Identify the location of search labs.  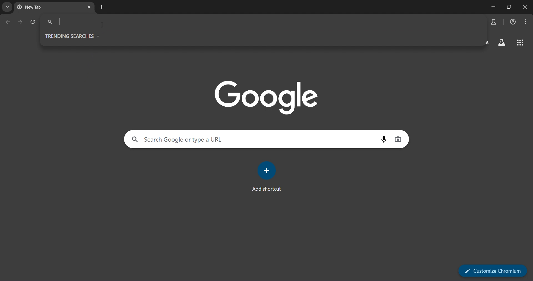
(501, 42).